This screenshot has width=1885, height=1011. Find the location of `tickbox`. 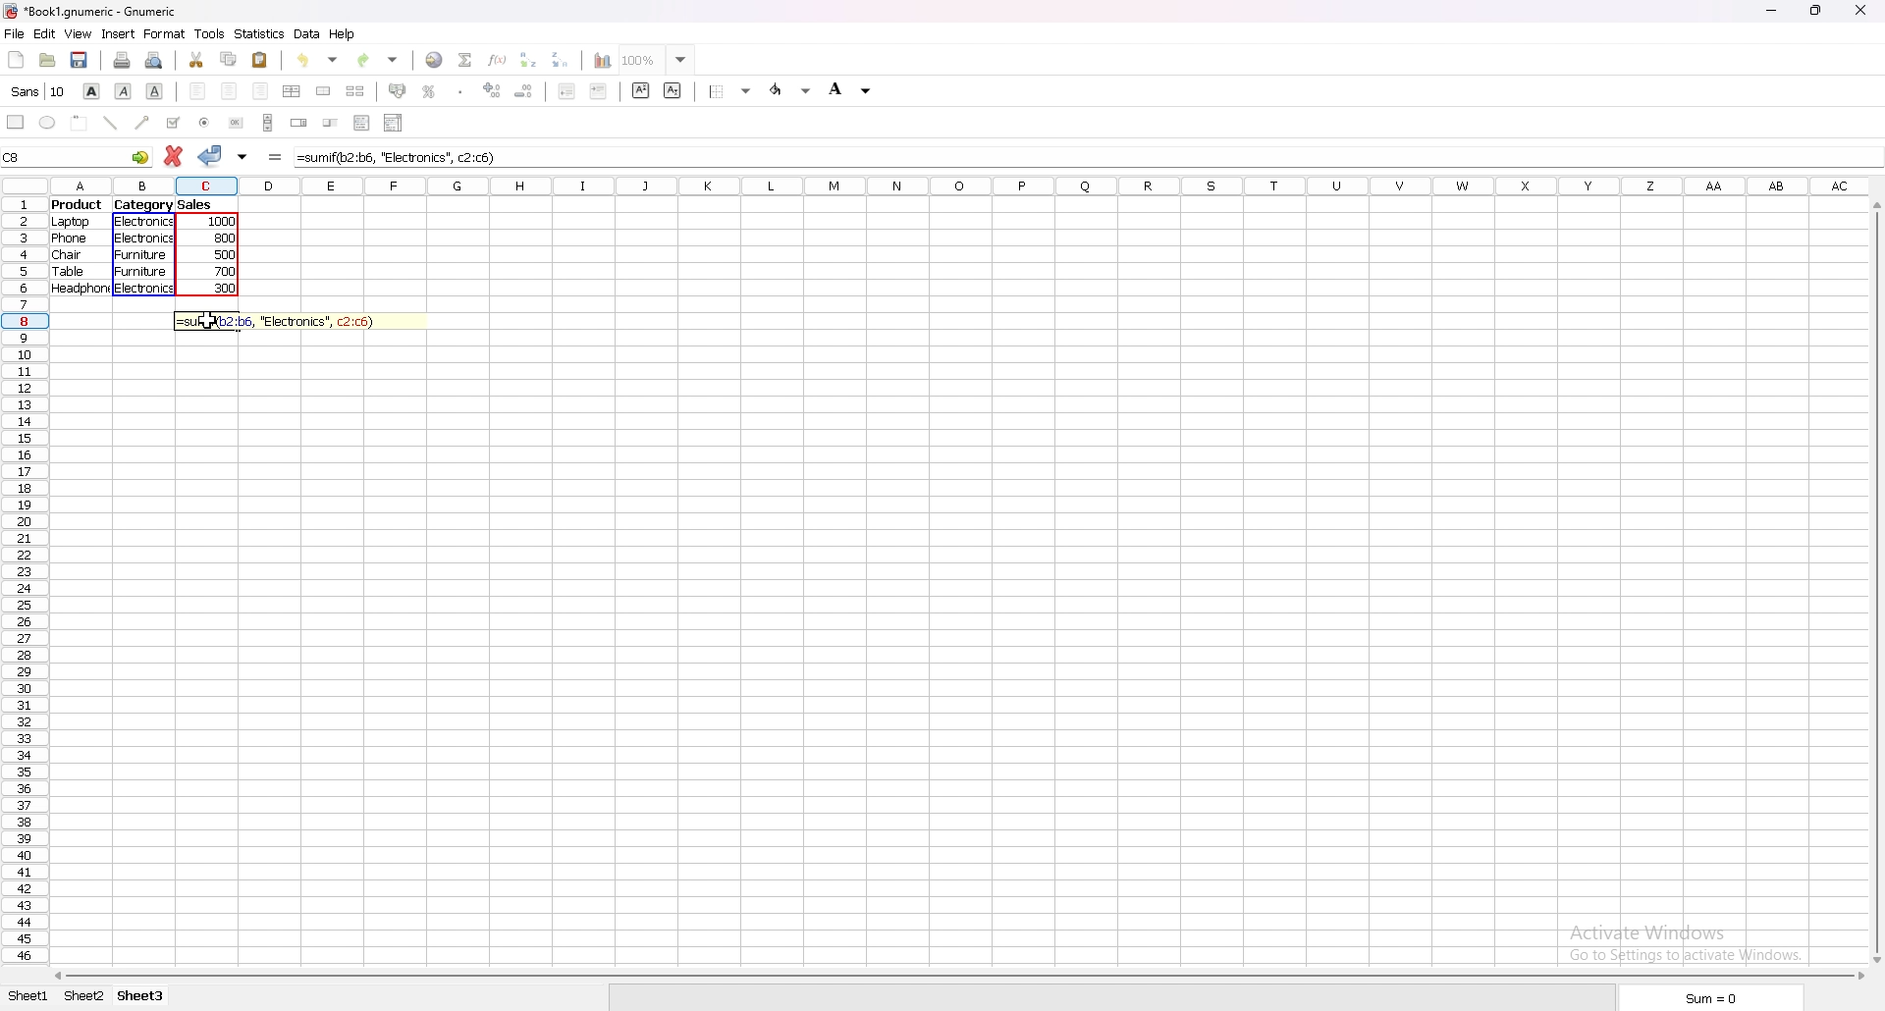

tickbox is located at coordinates (174, 123).